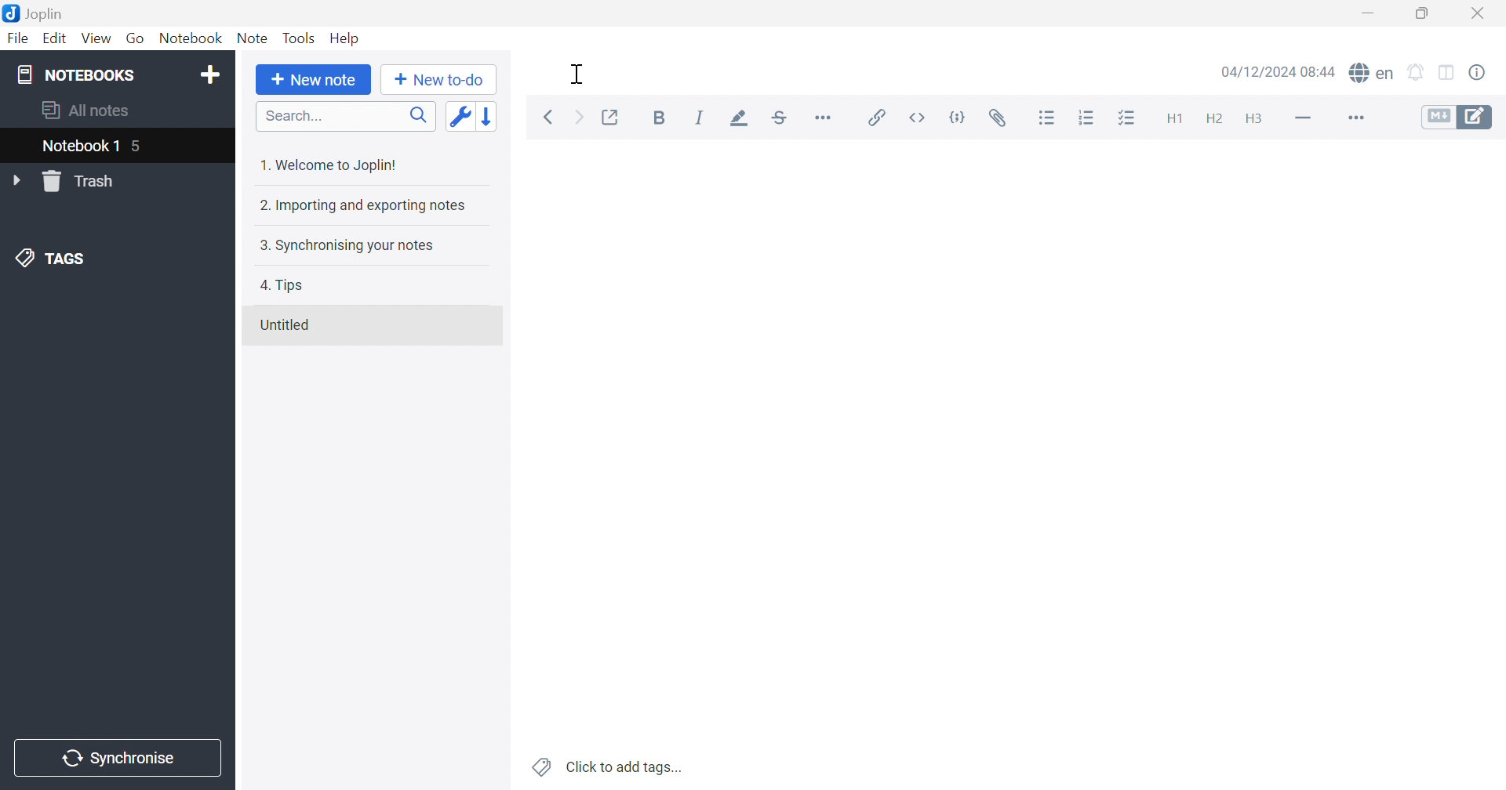 Image resolution: width=1506 pixels, height=790 pixels. Describe the element at coordinates (137, 38) in the screenshot. I see `Go` at that location.